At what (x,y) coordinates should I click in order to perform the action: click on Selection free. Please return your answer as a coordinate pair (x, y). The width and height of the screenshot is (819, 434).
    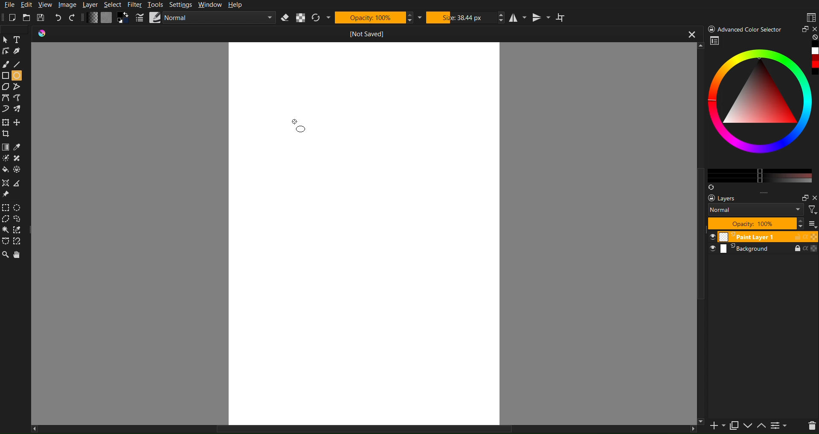
    Looking at the image, I should click on (17, 219).